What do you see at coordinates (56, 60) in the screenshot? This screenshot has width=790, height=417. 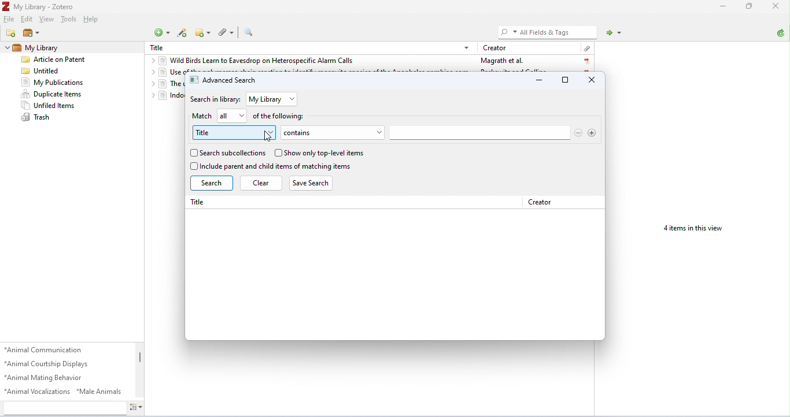 I see `Article on patent` at bounding box center [56, 60].